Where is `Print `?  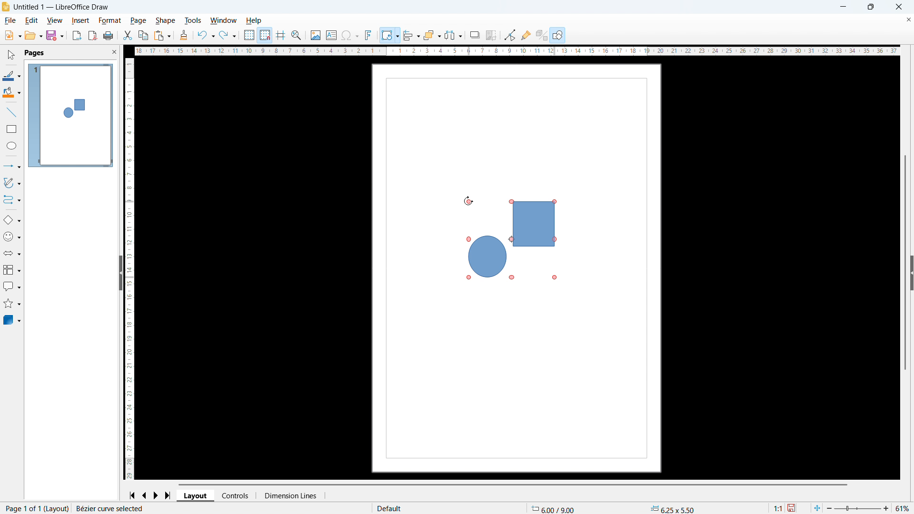 Print  is located at coordinates (109, 35).